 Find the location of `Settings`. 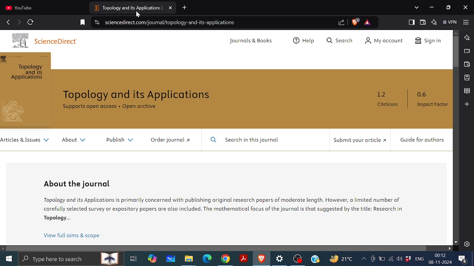

Settings is located at coordinates (280, 259).